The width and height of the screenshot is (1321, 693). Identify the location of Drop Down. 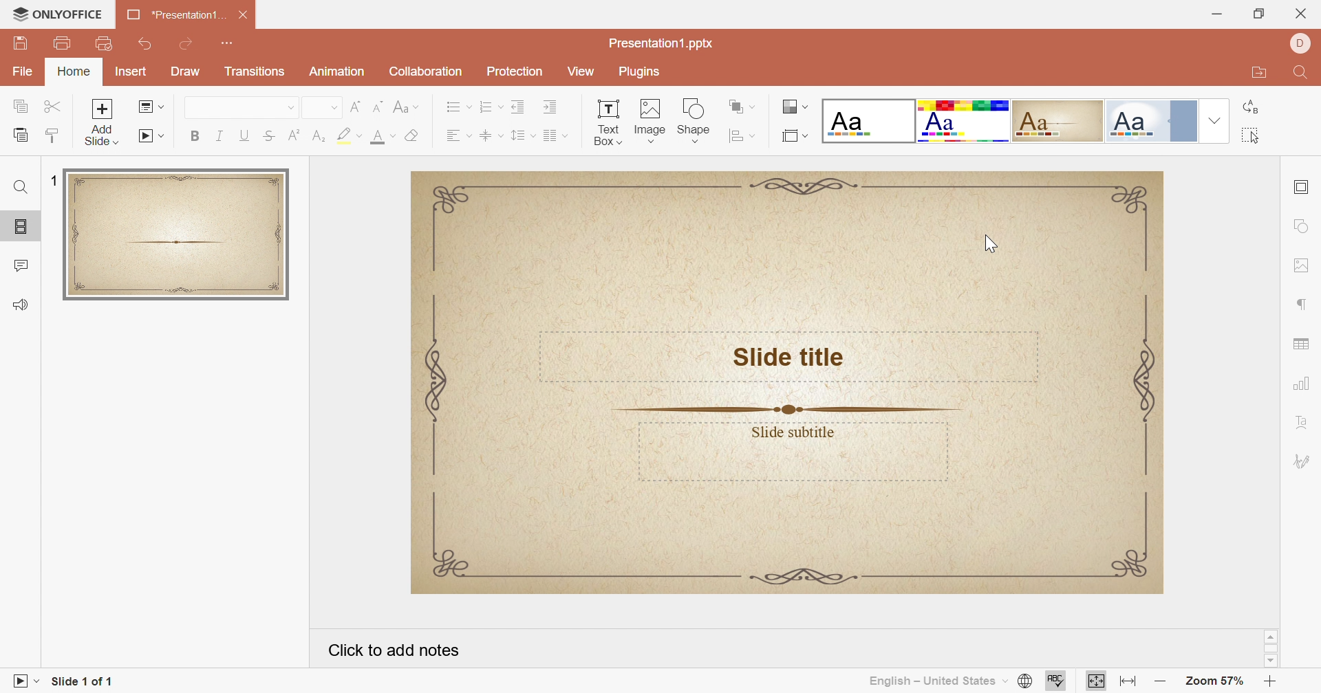
(469, 107).